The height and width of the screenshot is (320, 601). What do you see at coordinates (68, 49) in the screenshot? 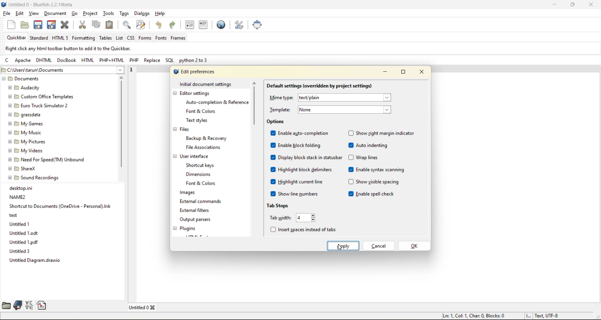
I see `metadata` at bounding box center [68, 49].